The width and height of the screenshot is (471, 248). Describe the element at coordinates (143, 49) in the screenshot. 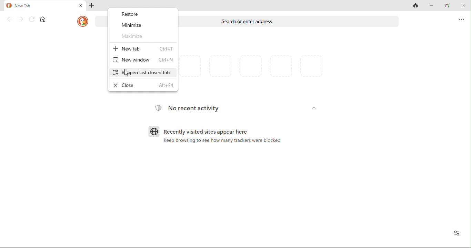

I see `new tab` at that location.